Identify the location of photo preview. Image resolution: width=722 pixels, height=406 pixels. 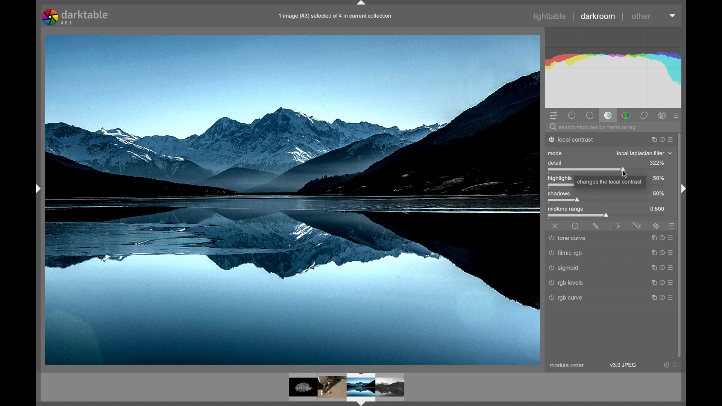
(347, 388).